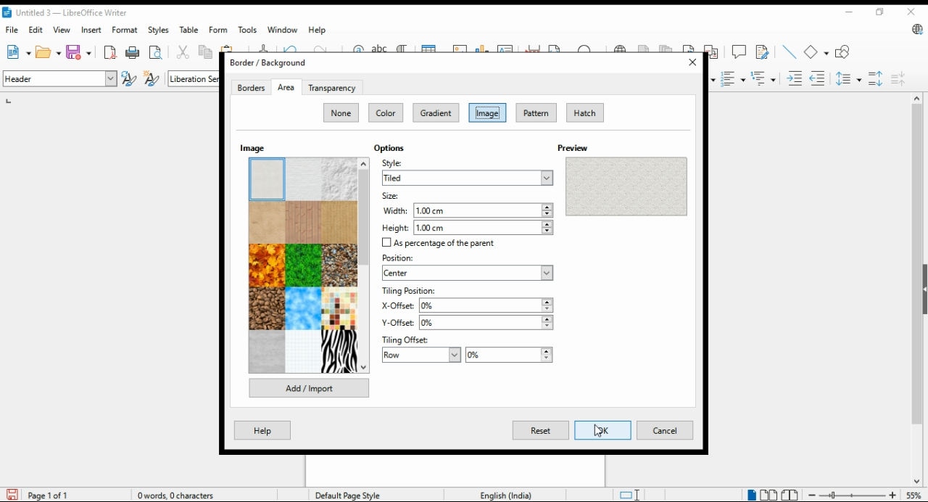 This screenshot has height=502, width=928. What do you see at coordinates (304, 266) in the screenshot?
I see `image option 8` at bounding box center [304, 266].